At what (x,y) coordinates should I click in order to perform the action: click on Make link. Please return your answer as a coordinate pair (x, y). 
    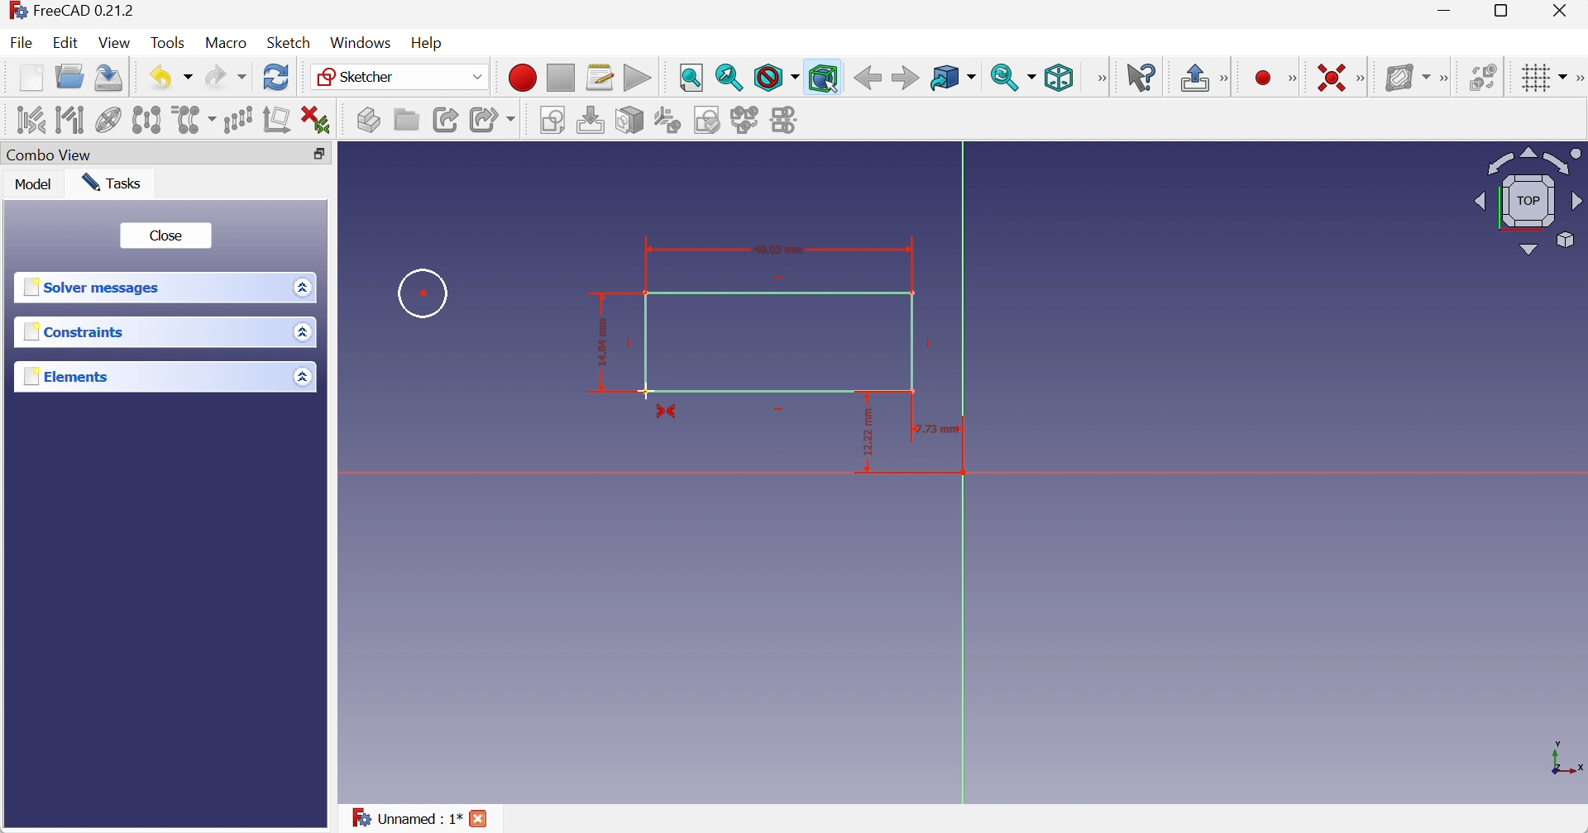
    Looking at the image, I should click on (447, 120).